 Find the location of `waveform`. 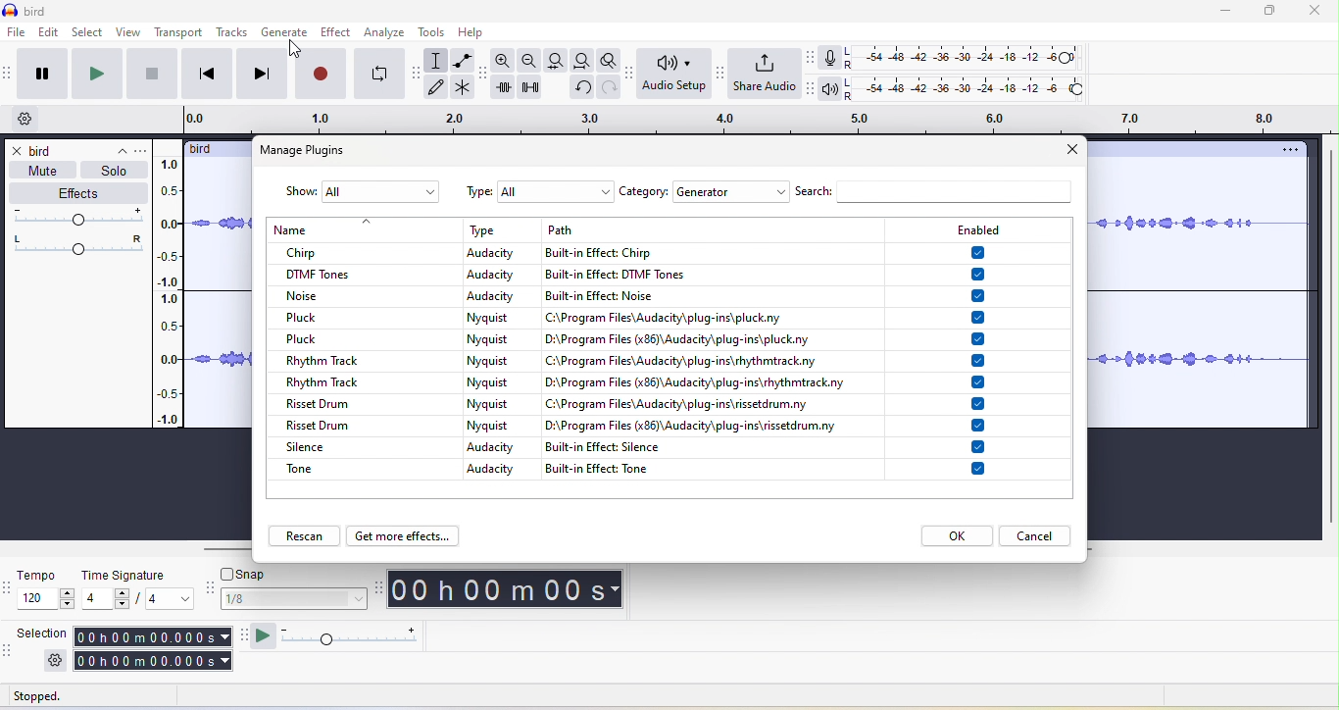

waveform is located at coordinates (1200, 297).